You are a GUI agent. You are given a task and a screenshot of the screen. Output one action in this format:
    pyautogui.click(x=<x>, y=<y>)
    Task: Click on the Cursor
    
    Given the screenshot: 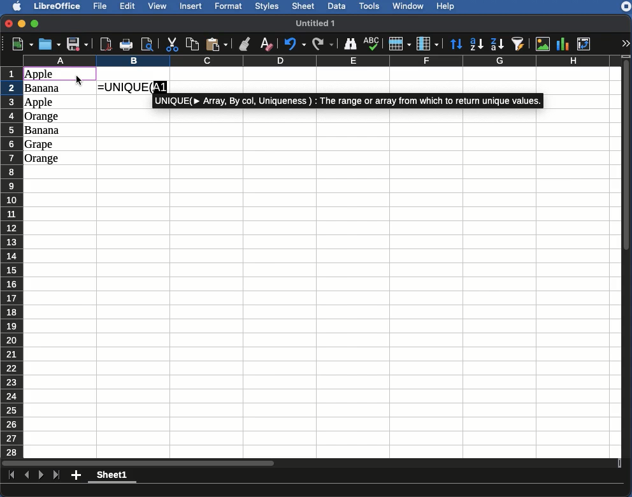 What is the action you would take?
    pyautogui.click(x=79, y=80)
    